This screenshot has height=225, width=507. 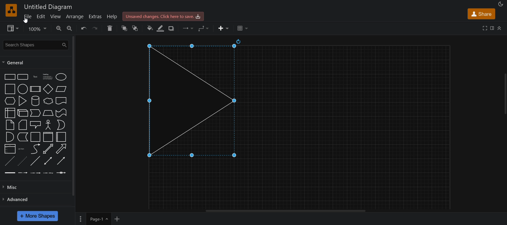 What do you see at coordinates (42, 16) in the screenshot?
I see `edit` at bounding box center [42, 16].